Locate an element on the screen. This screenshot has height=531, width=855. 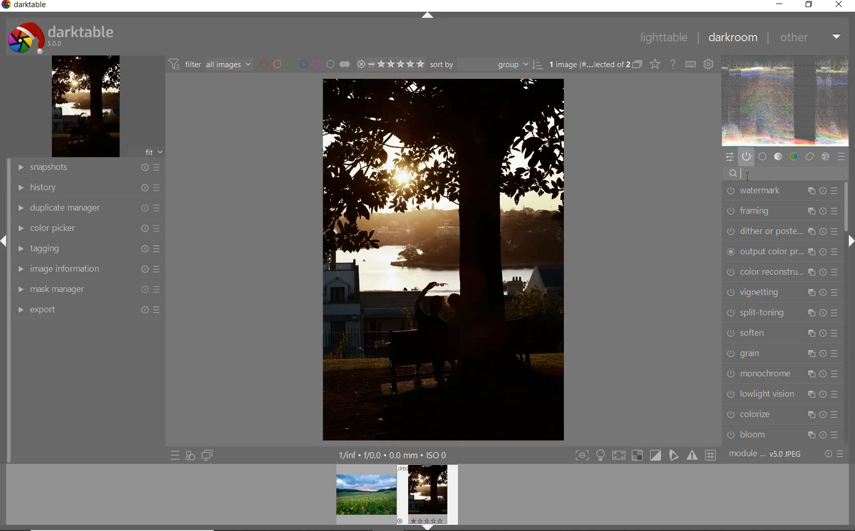
quick access panel is located at coordinates (730, 156).